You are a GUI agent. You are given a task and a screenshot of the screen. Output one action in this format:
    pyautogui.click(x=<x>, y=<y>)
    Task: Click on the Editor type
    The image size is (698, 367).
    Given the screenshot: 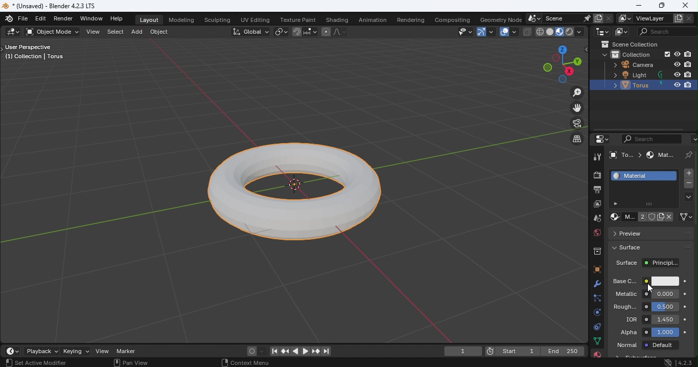 What is the action you would take?
    pyautogui.click(x=13, y=351)
    